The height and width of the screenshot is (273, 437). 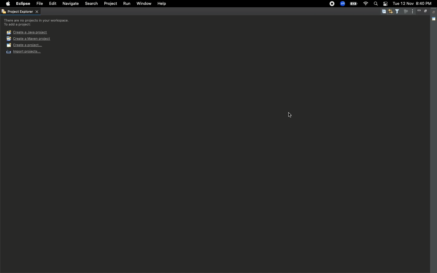 I want to click on Project, so click(x=111, y=4).